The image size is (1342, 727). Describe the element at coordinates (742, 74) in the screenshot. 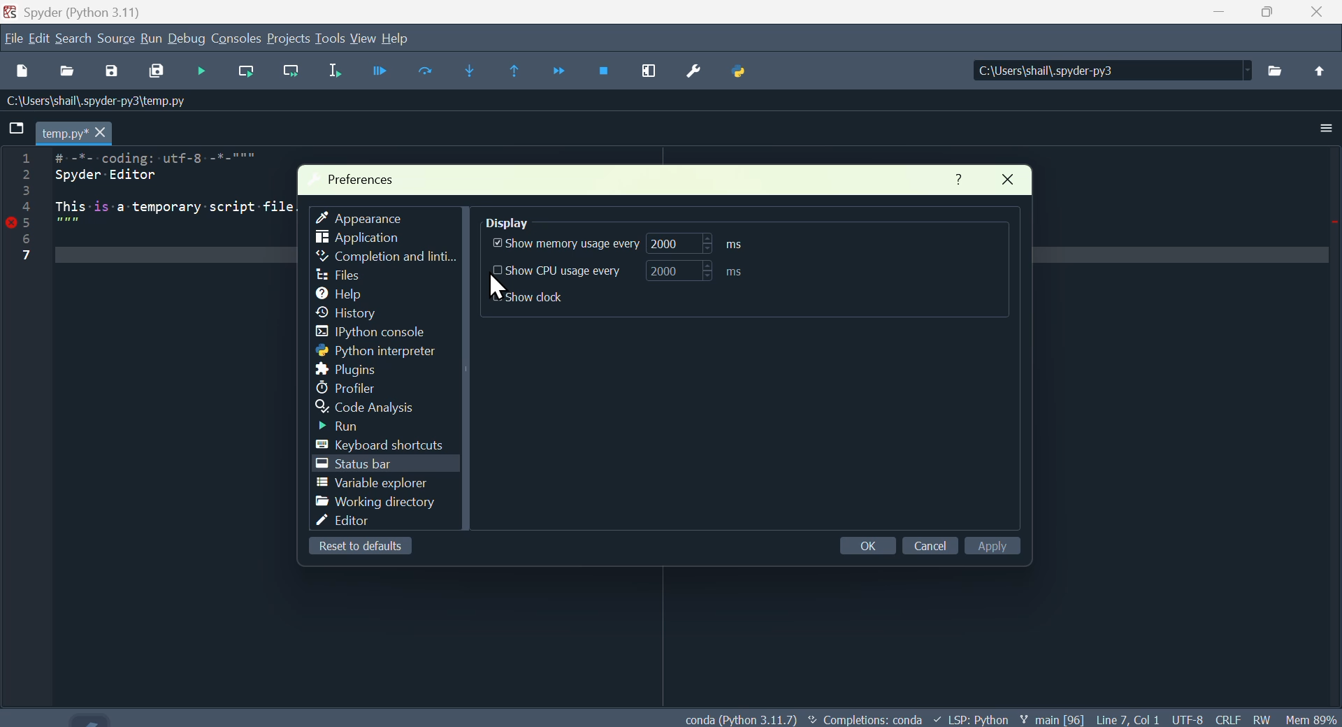

I see `Python path manager` at that location.